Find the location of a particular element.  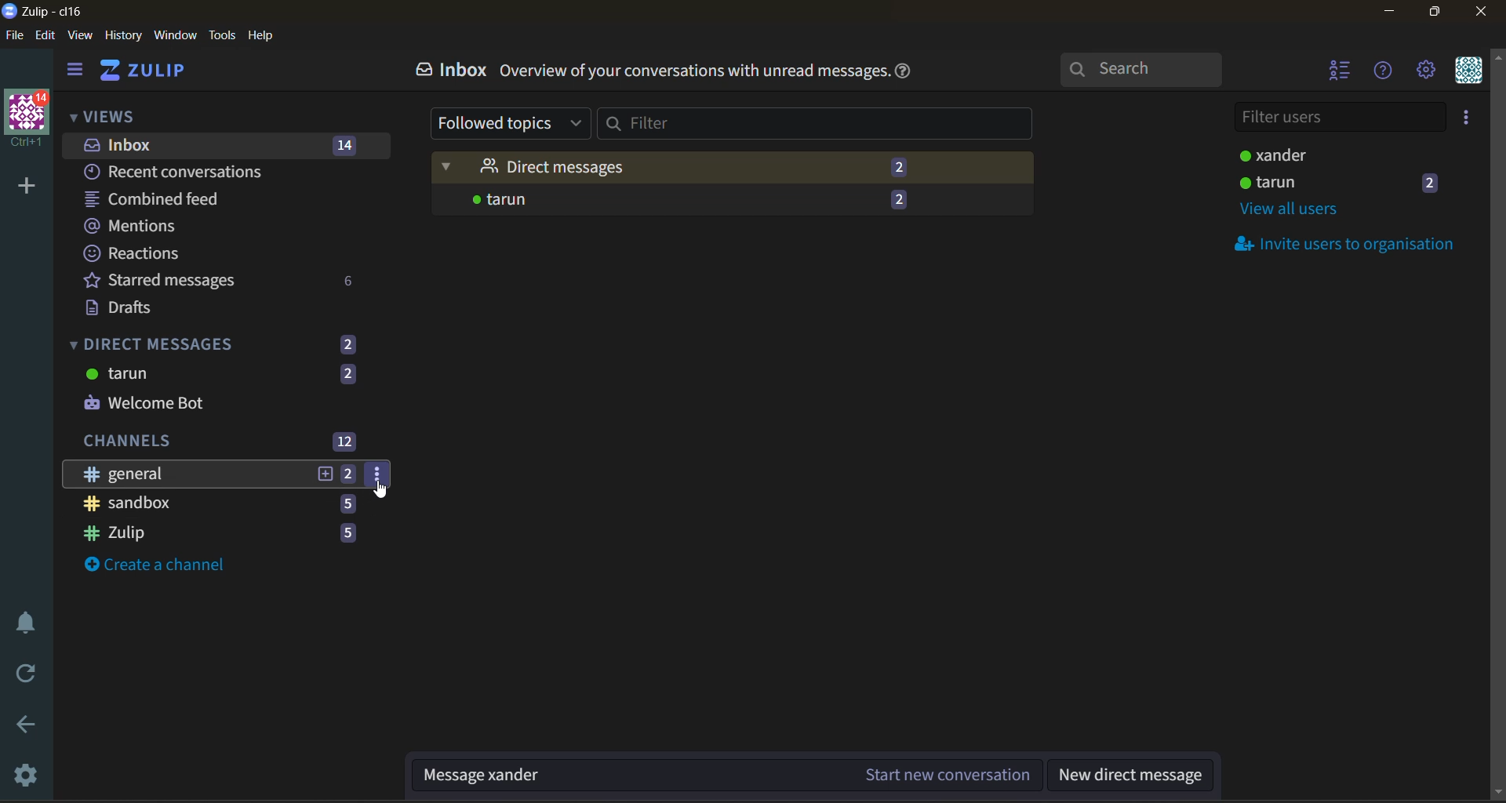

cursor is located at coordinates (385, 496).